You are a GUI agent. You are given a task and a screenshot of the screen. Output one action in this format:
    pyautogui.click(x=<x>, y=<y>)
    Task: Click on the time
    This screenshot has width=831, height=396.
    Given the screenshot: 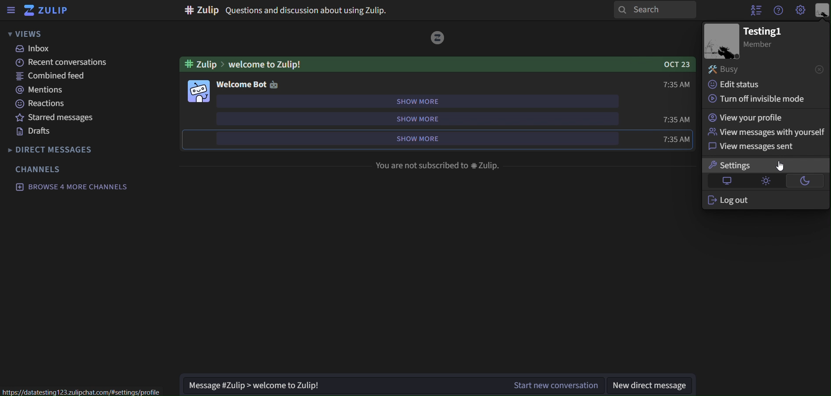 What is the action you would take?
    pyautogui.click(x=677, y=84)
    